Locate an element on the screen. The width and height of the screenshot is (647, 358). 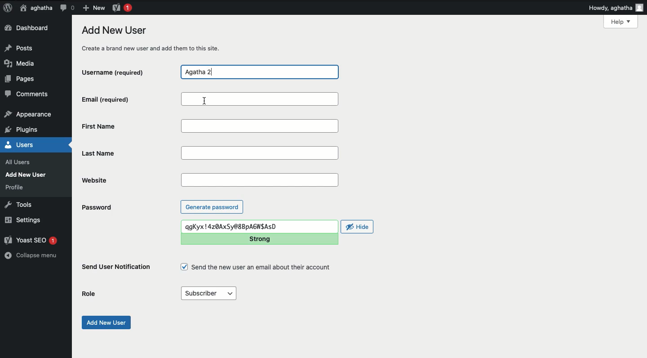
Pages is located at coordinates (22, 81).